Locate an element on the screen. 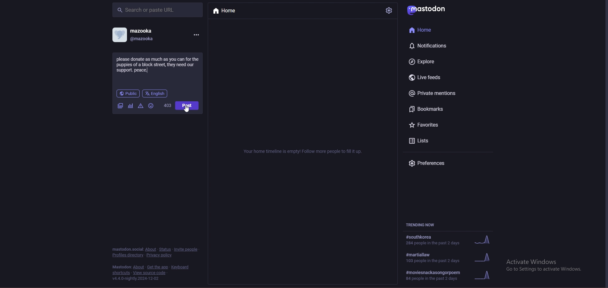 The height and width of the screenshot is (288, 608). charity call is located at coordinates (158, 65).